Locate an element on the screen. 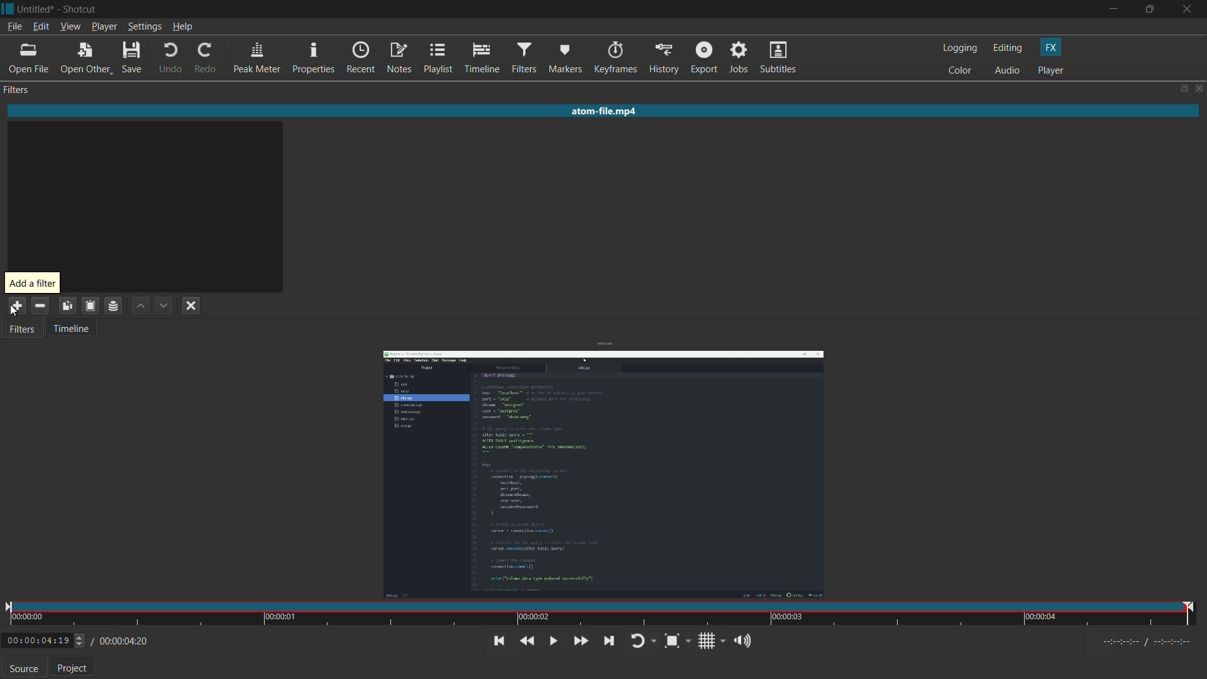  fx is located at coordinates (1051, 48).